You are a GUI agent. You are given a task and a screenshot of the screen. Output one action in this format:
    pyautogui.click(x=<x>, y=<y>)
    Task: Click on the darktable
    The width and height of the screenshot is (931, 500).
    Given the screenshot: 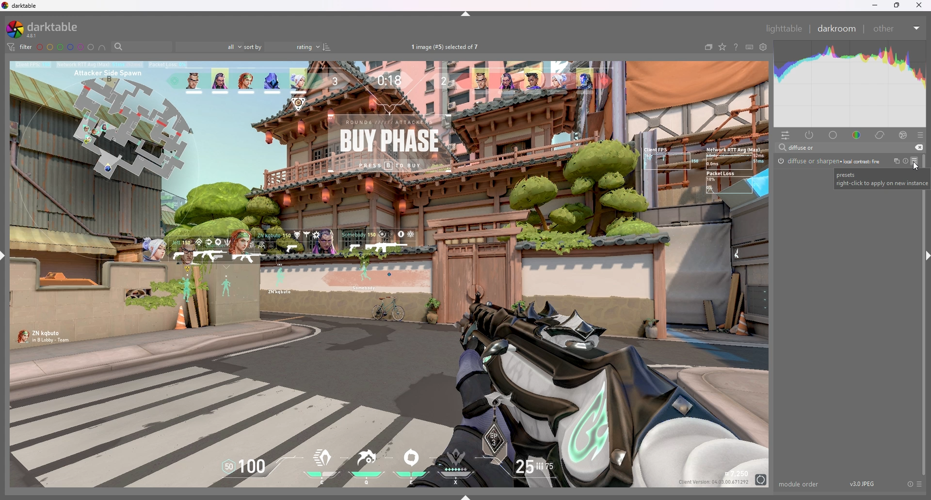 What is the action you would take?
    pyautogui.click(x=45, y=29)
    